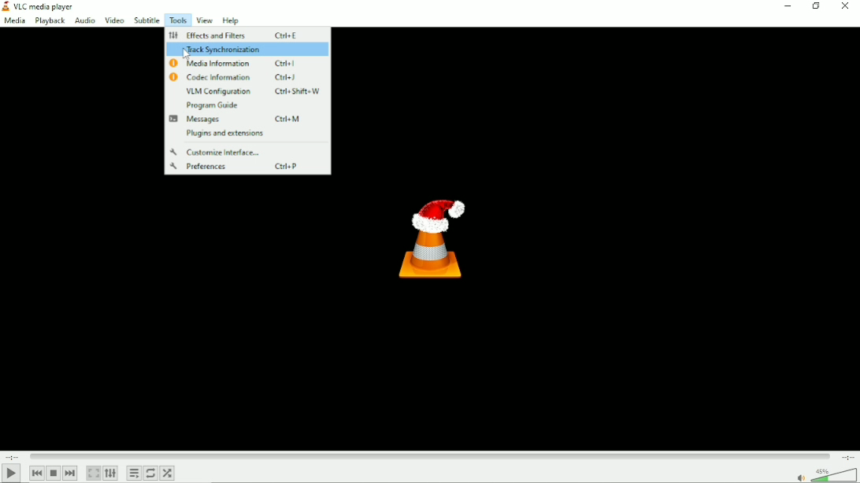 The image size is (860, 483). What do you see at coordinates (232, 20) in the screenshot?
I see `Help` at bounding box center [232, 20].